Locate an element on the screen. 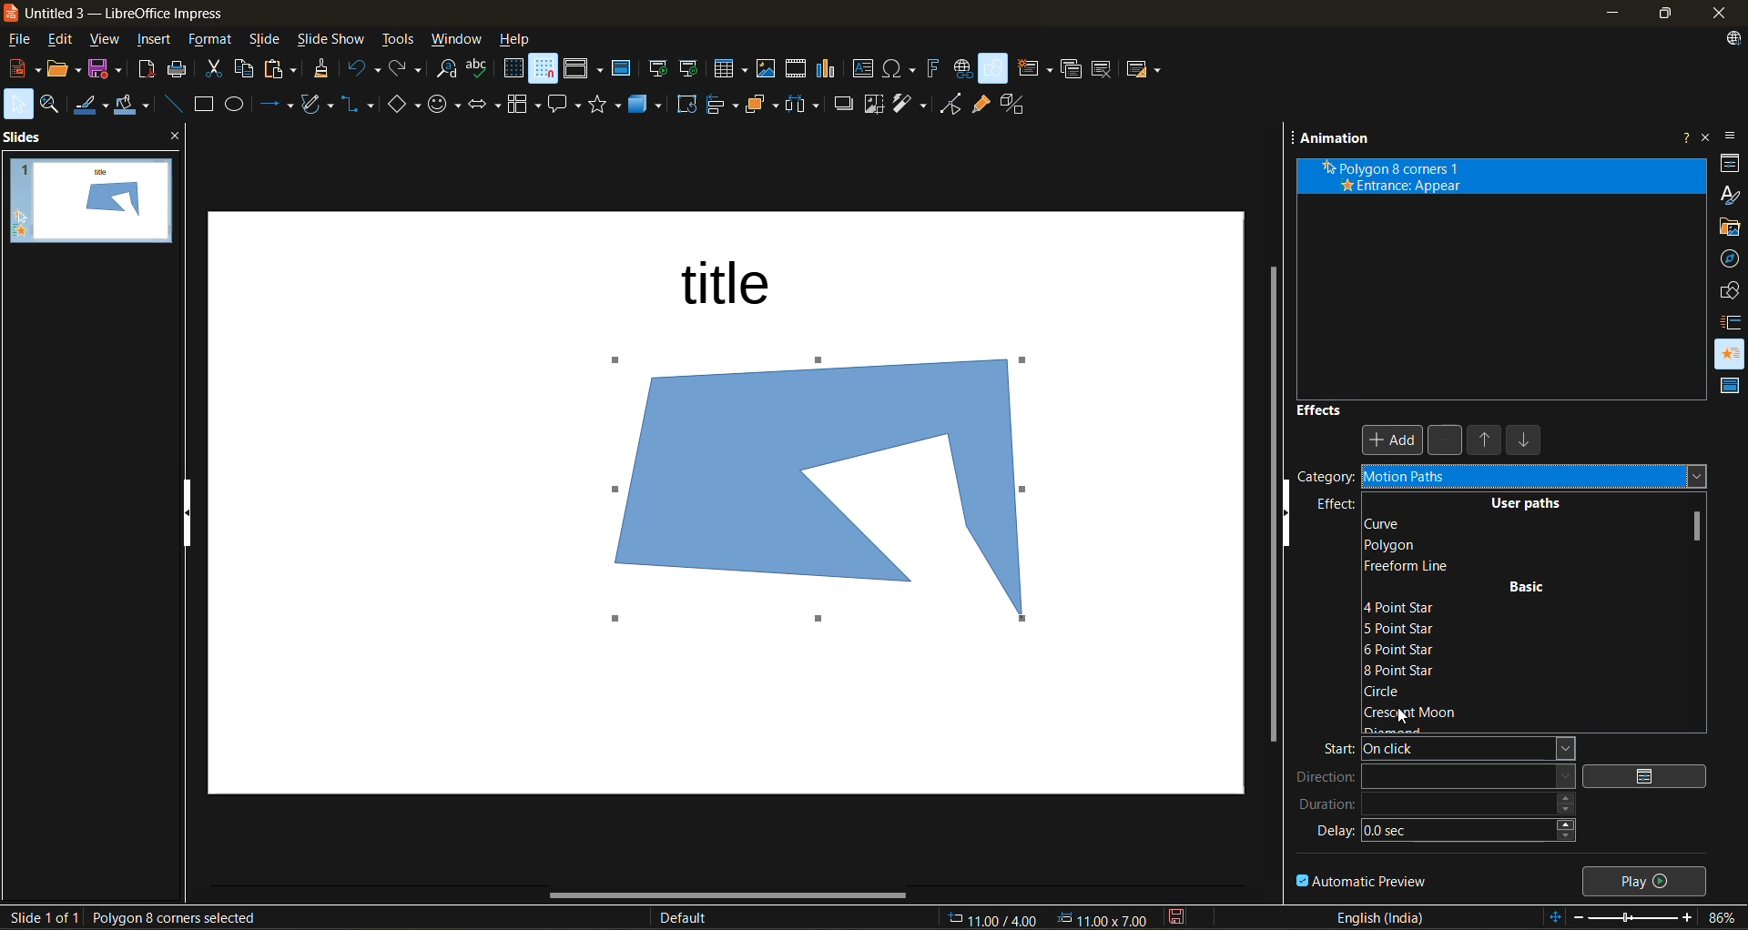 The height and width of the screenshot is (930, 1748). table is located at coordinates (730, 70).